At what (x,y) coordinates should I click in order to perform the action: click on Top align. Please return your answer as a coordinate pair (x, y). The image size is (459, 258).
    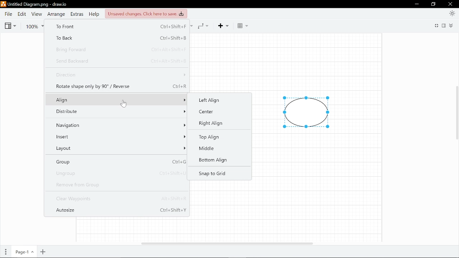
    Looking at the image, I should click on (213, 137).